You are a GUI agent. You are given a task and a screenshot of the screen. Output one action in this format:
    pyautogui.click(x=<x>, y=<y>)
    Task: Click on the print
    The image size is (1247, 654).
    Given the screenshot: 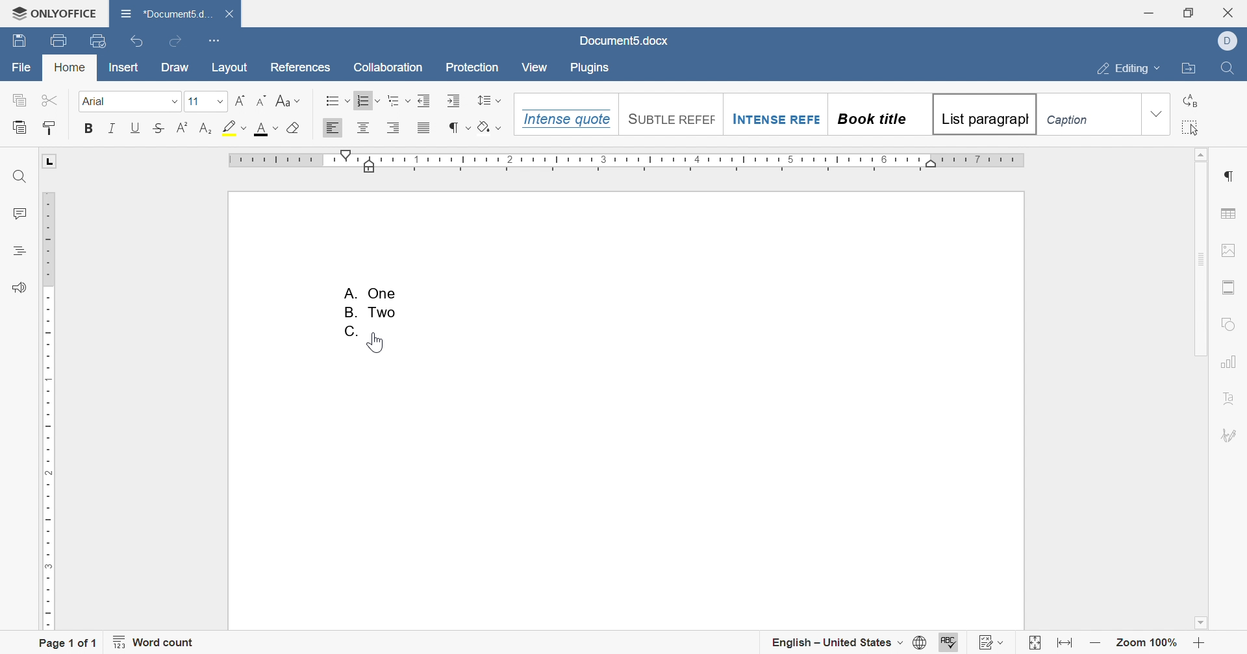 What is the action you would take?
    pyautogui.click(x=60, y=39)
    